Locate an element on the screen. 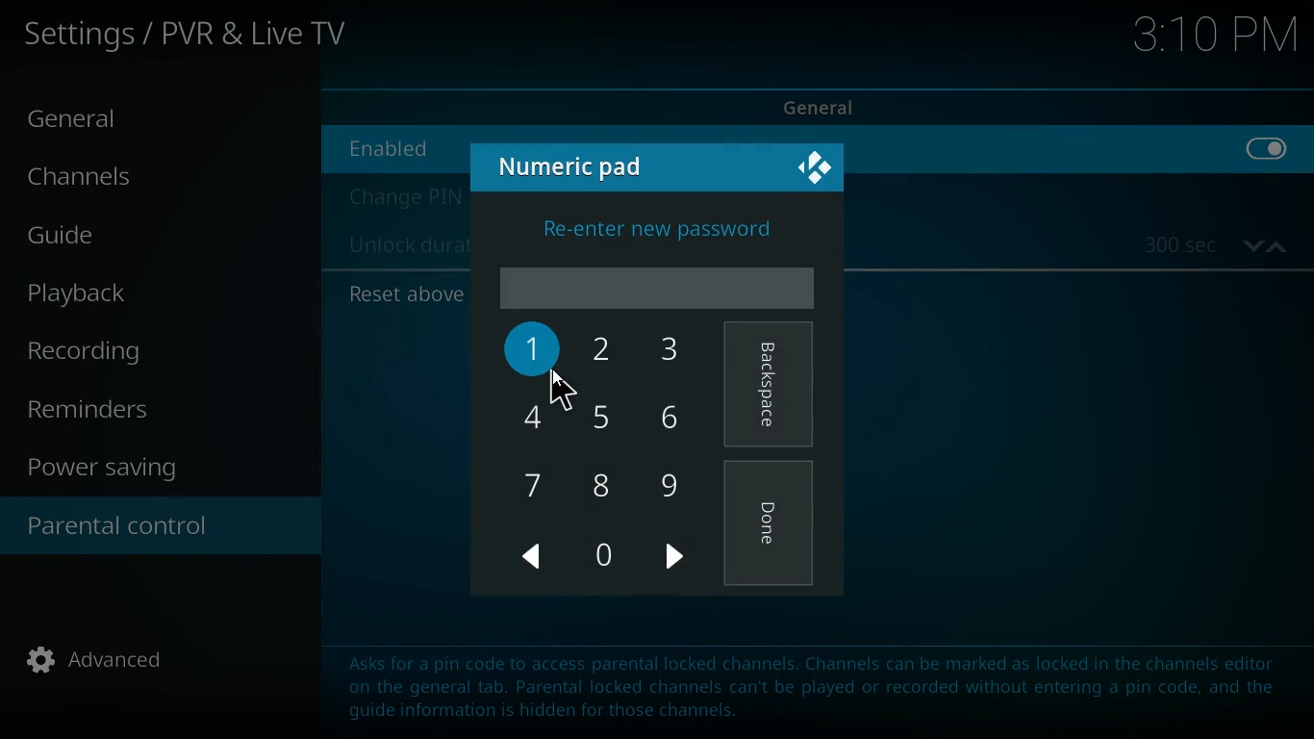  right is located at coordinates (677, 560).